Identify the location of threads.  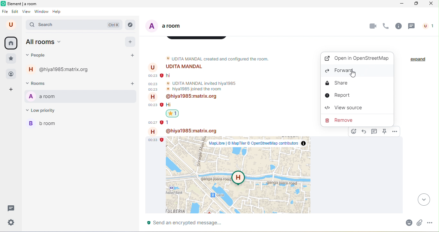
(11, 209).